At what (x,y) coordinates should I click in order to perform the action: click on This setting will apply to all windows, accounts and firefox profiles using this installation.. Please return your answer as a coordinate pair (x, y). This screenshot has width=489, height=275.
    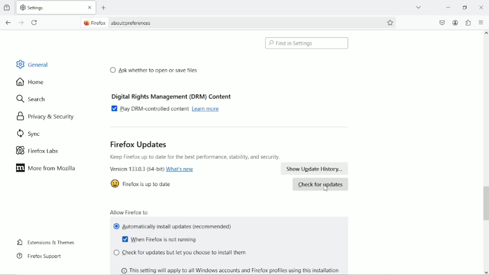
    Looking at the image, I should click on (234, 269).